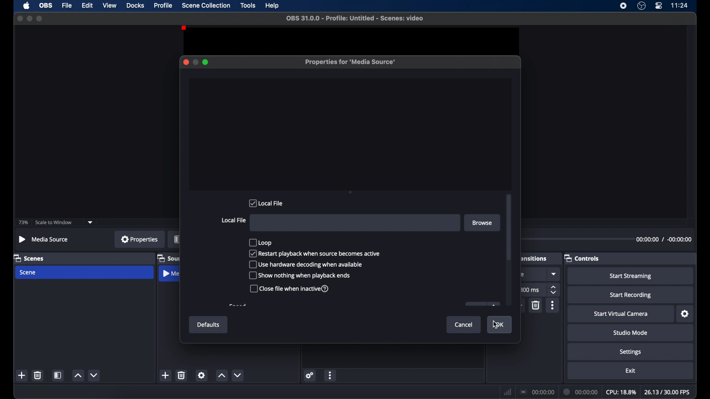 The image size is (710, 399). I want to click on obs studio, so click(641, 6).